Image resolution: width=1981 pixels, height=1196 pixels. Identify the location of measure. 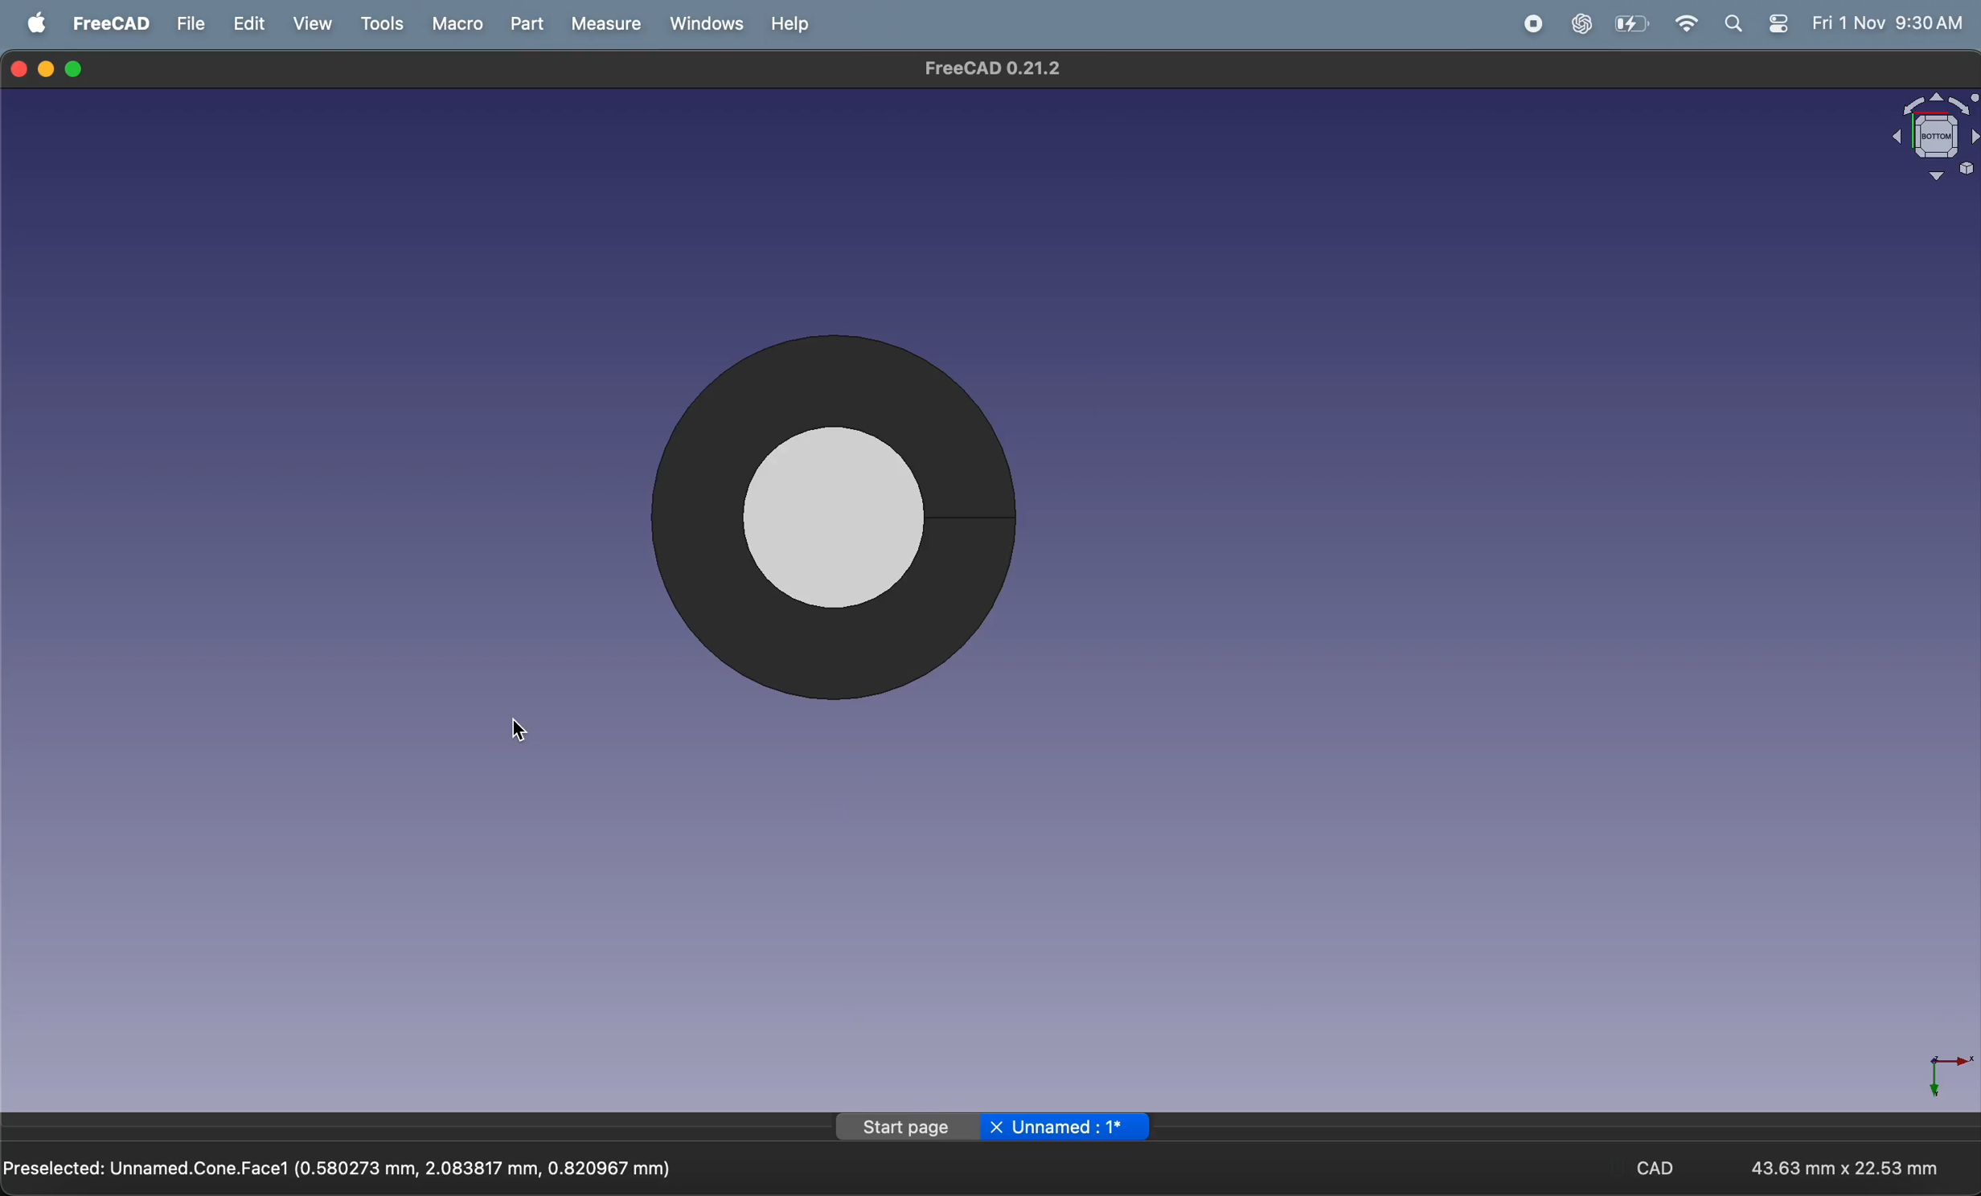
(601, 24).